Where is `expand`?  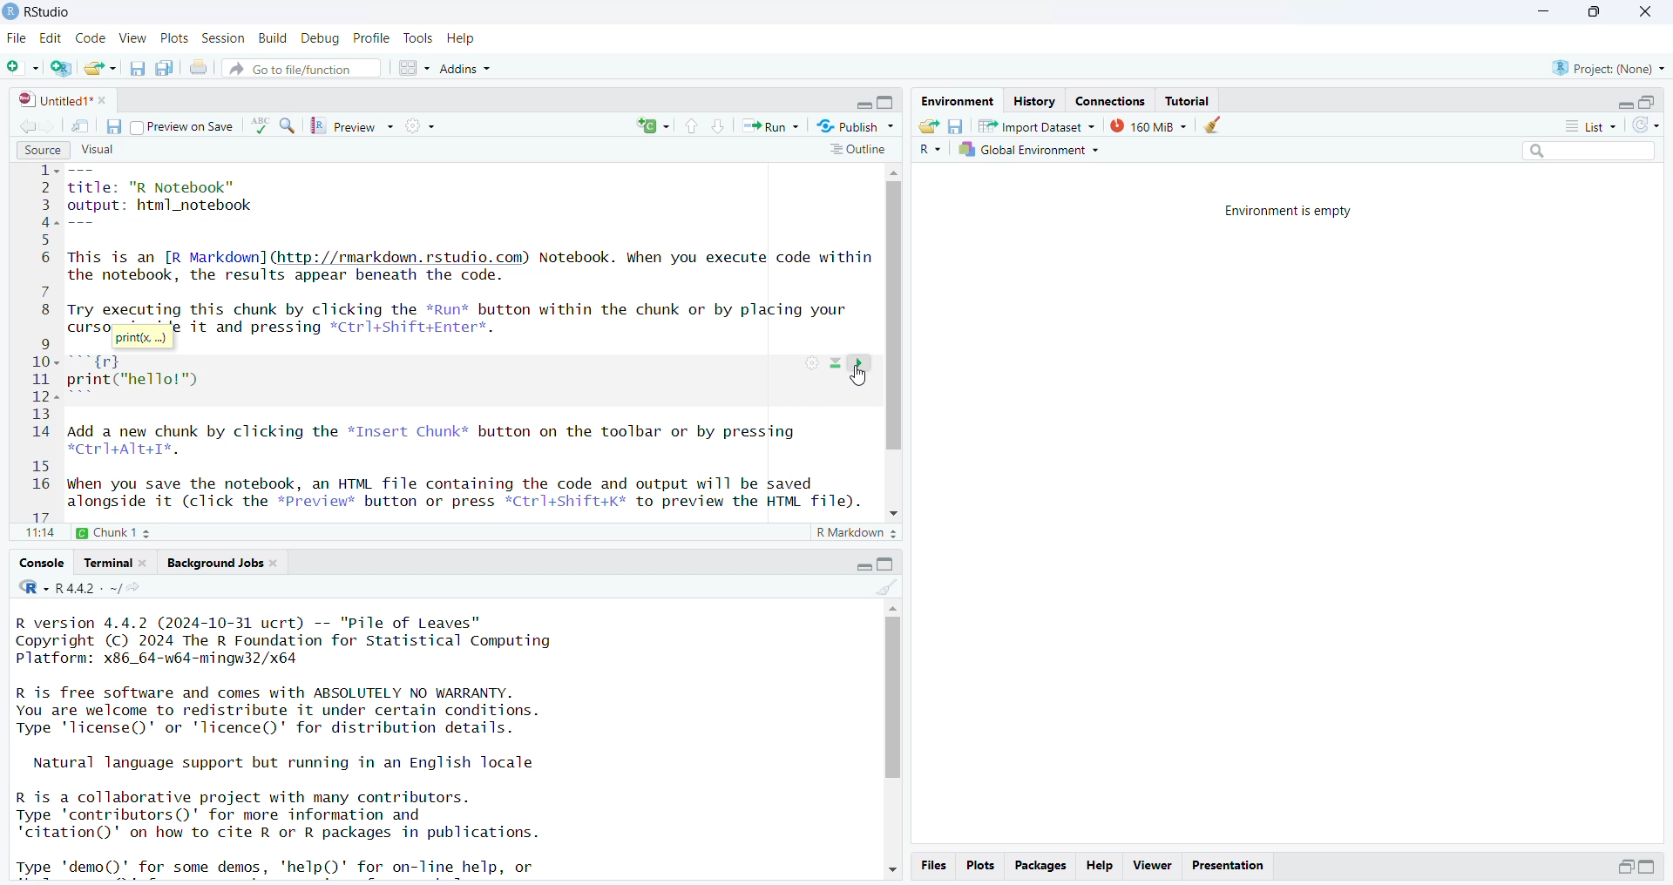
expand is located at coordinates (864, 564).